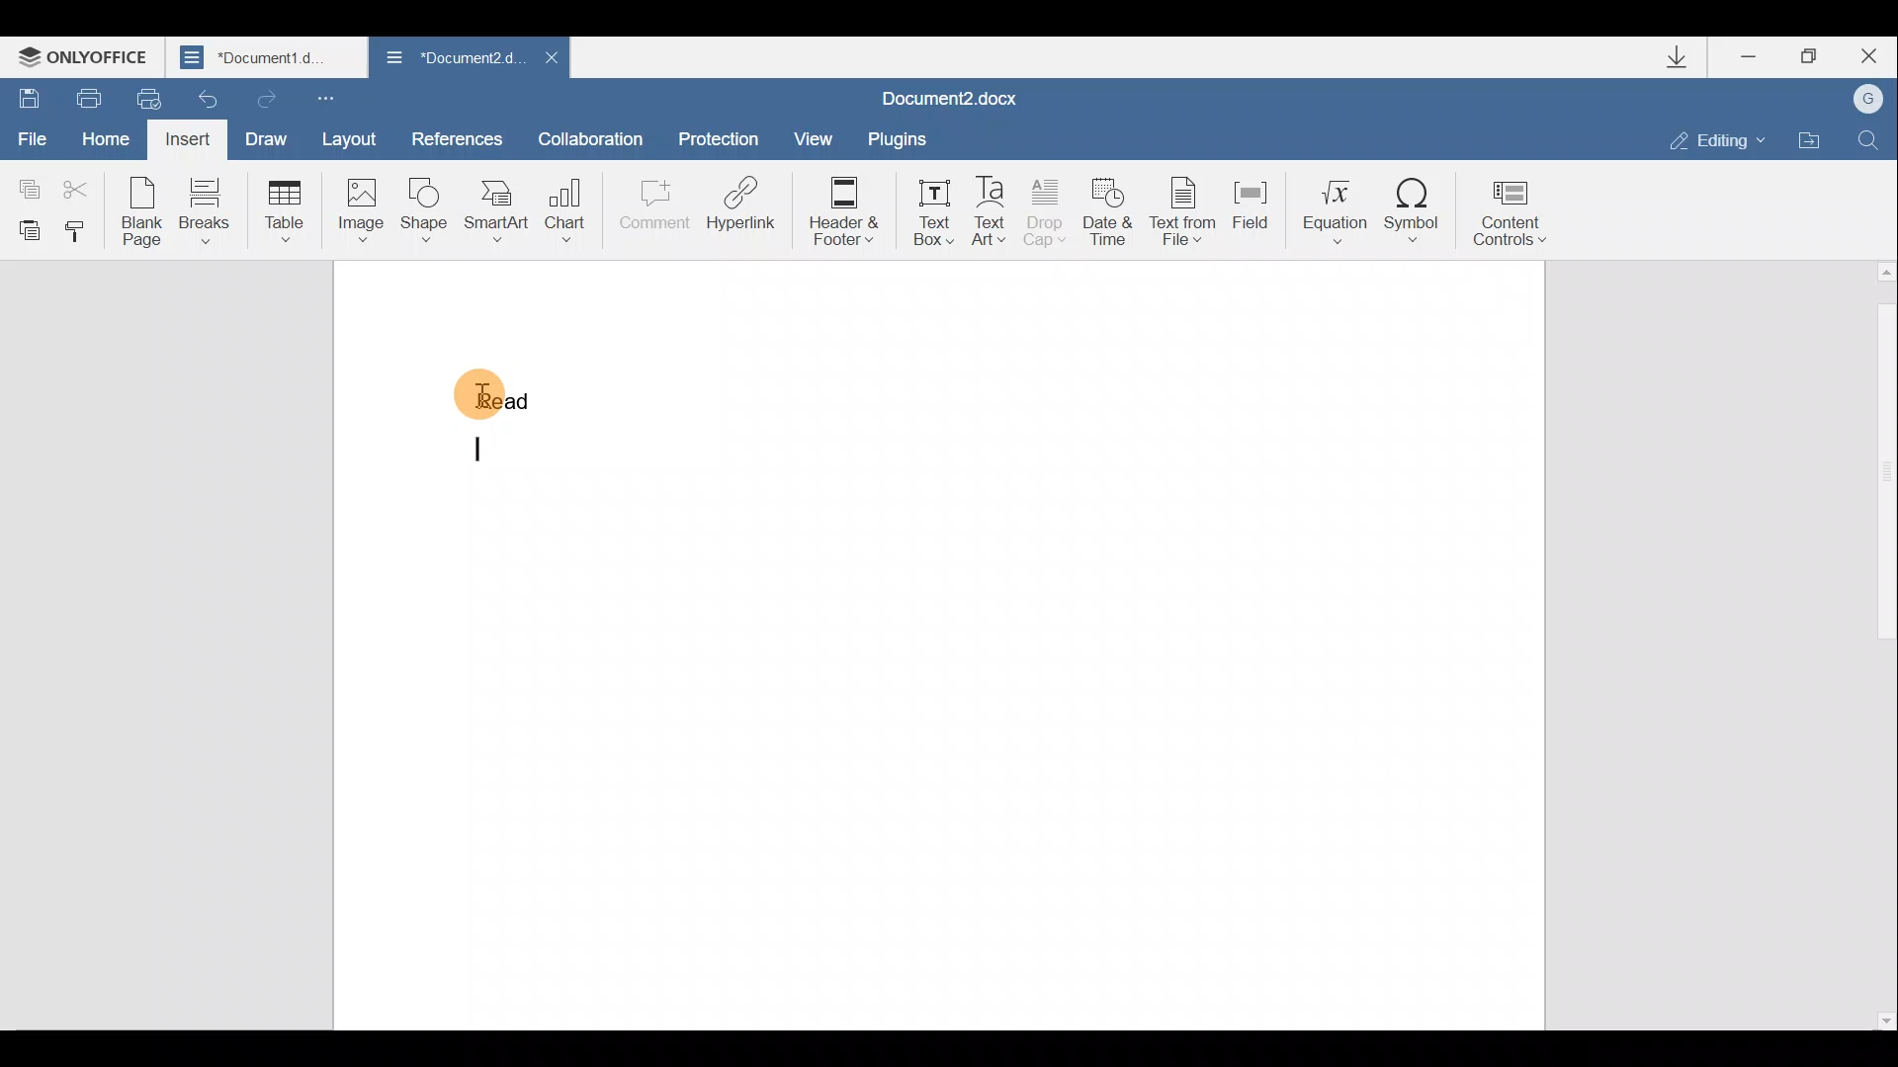 This screenshot has height=1067, width=1898. What do you see at coordinates (206, 209) in the screenshot?
I see `Breaks` at bounding box center [206, 209].